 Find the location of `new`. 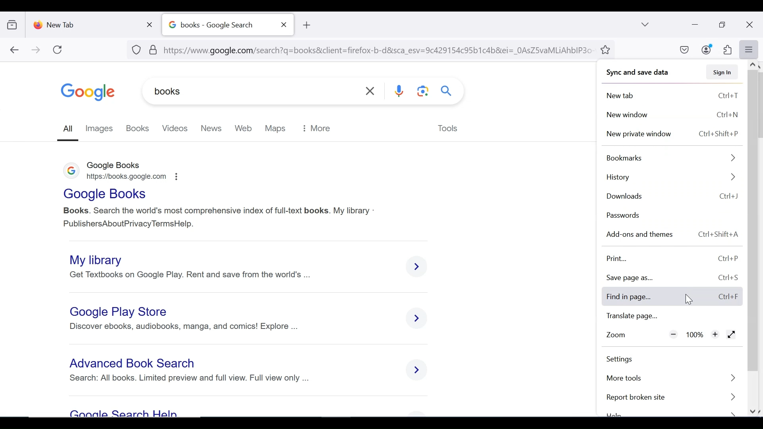

new is located at coordinates (211, 128).